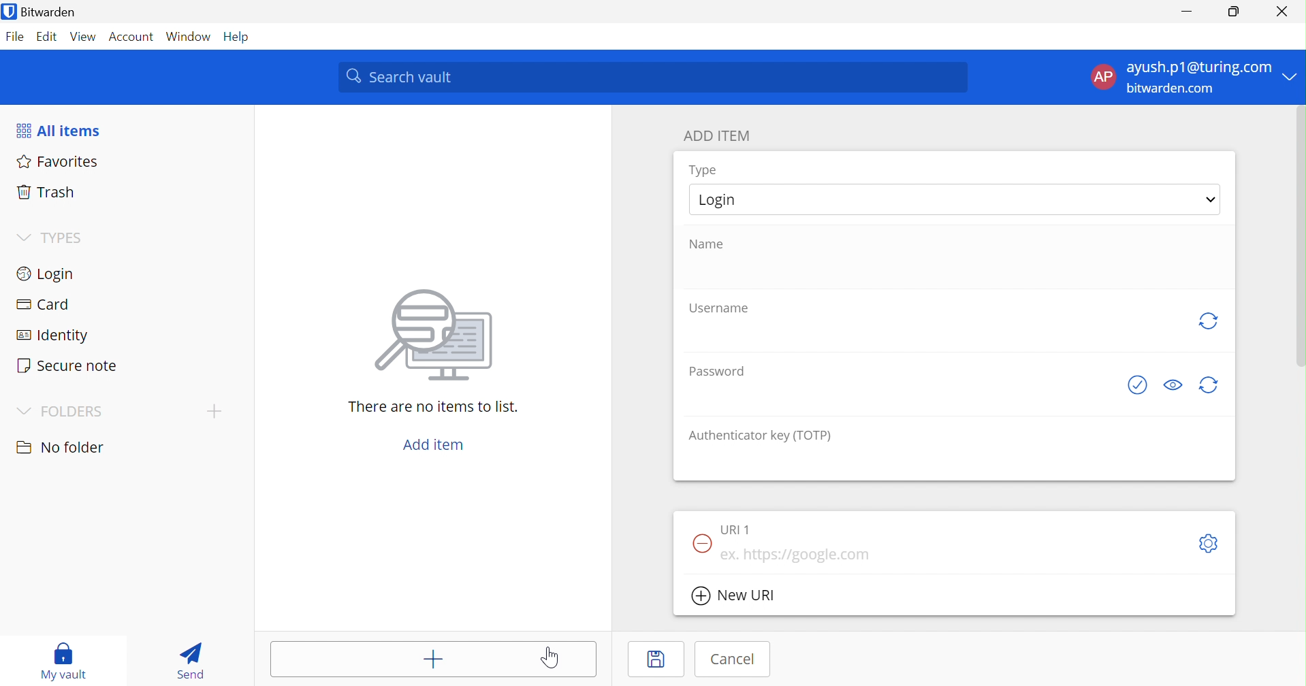 Image resolution: width=1306 pixels, height=686 pixels. What do you see at coordinates (647, 661) in the screenshot?
I see `Save` at bounding box center [647, 661].